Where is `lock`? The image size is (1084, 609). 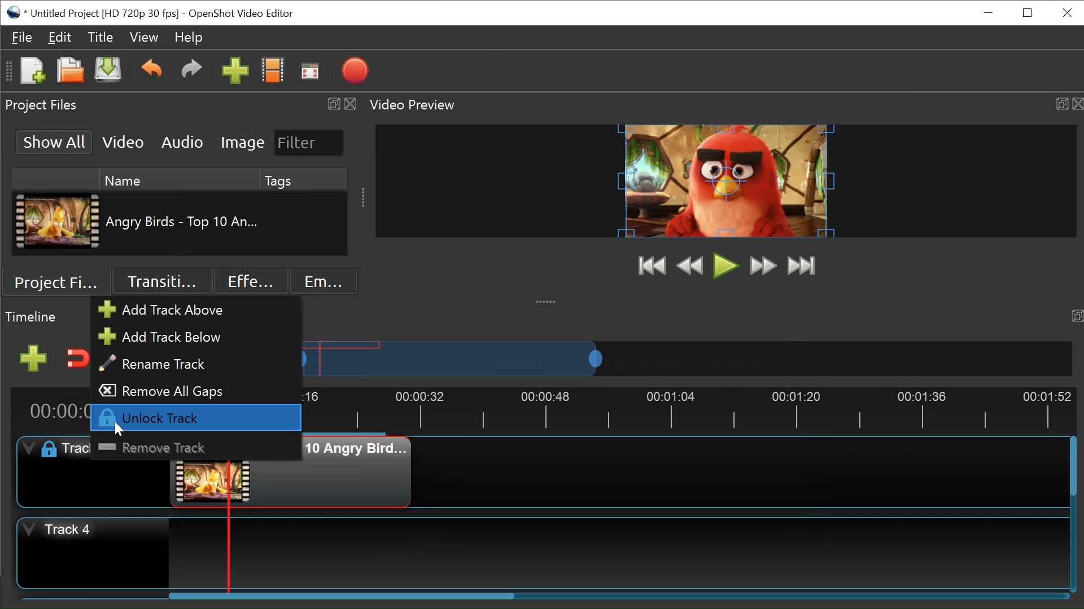 lock is located at coordinates (46, 449).